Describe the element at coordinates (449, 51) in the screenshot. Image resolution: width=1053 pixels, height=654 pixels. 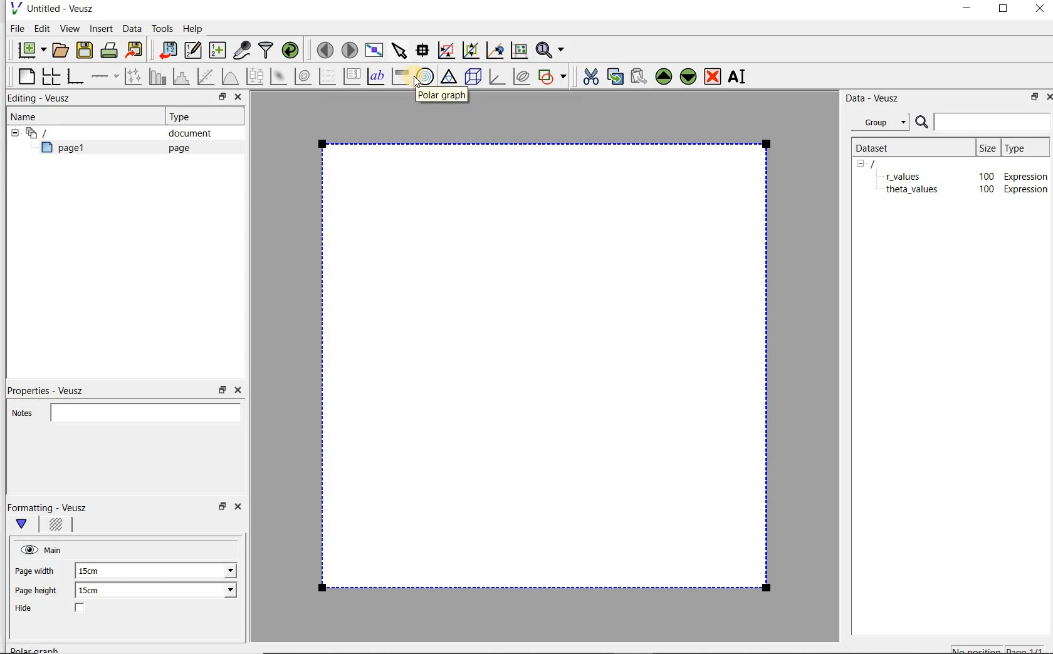
I see `click or draw a rectangle to zoom graph axes` at that location.